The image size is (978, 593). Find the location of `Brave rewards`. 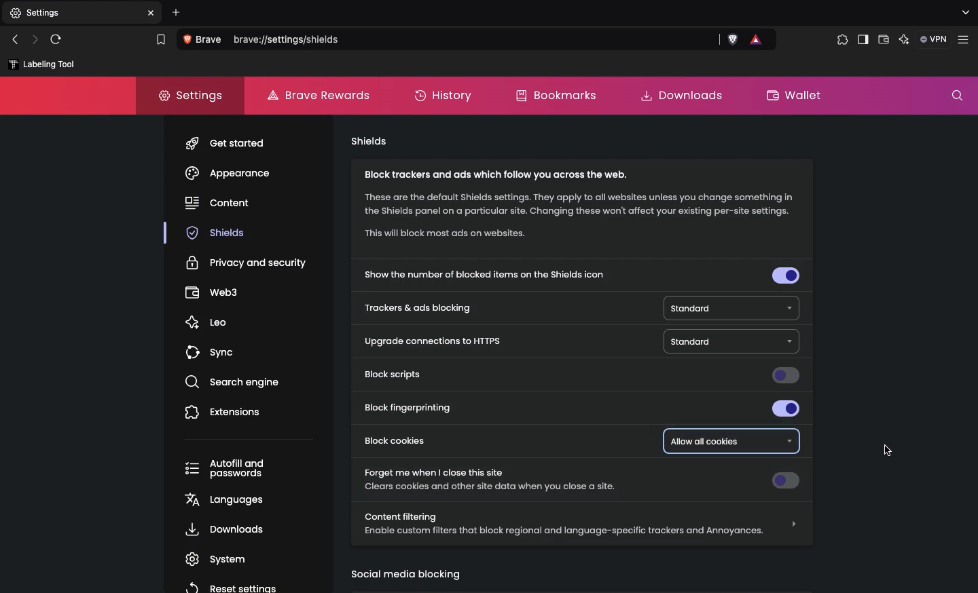

Brave rewards is located at coordinates (319, 95).